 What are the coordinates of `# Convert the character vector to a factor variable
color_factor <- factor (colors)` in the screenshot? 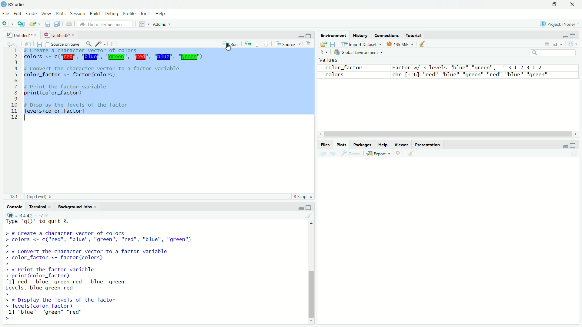 It's located at (108, 72).